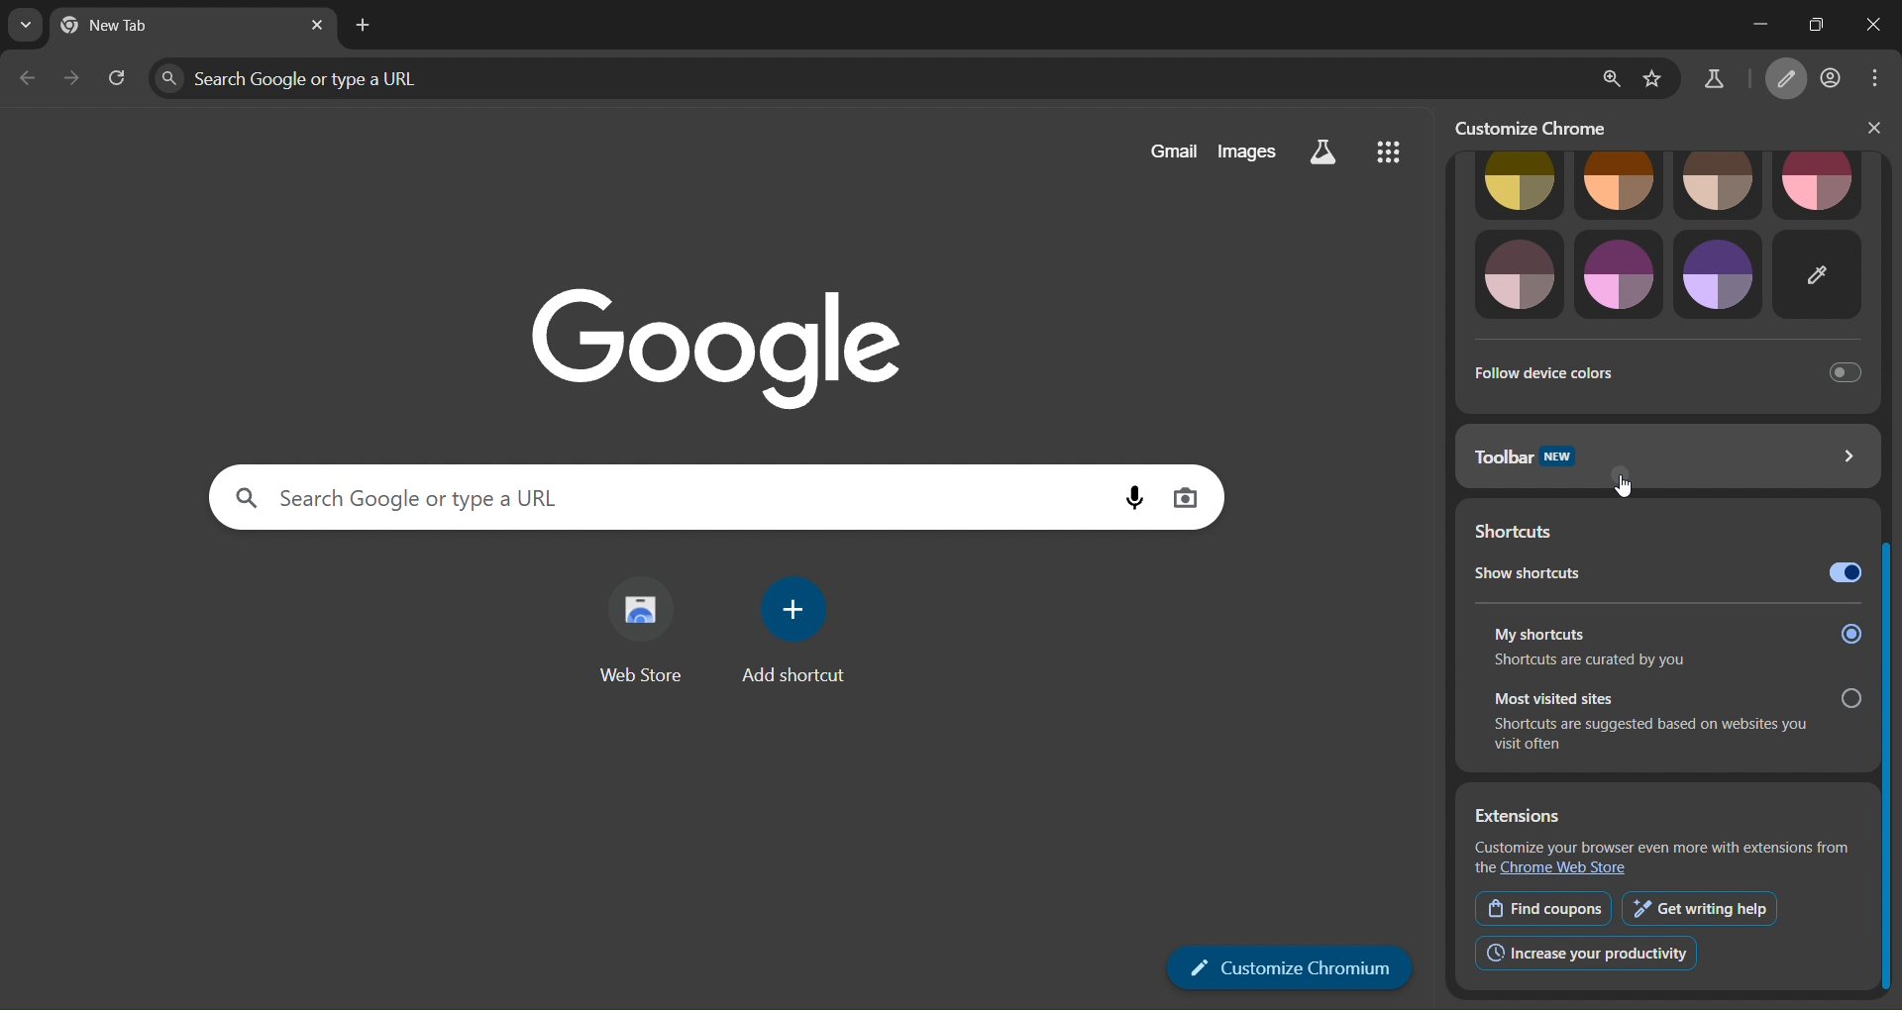 The width and height of the screenshot is (1902, 1010). Describe the element at coordinates (1617, 183) in the screenshot. I see `theme` at that location.